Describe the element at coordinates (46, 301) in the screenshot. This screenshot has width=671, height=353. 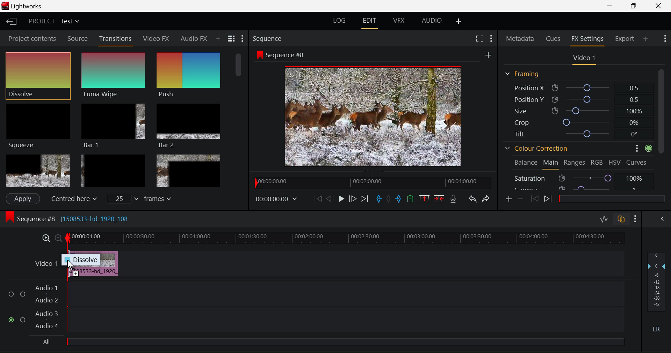
I see `Audio 2` at that location.